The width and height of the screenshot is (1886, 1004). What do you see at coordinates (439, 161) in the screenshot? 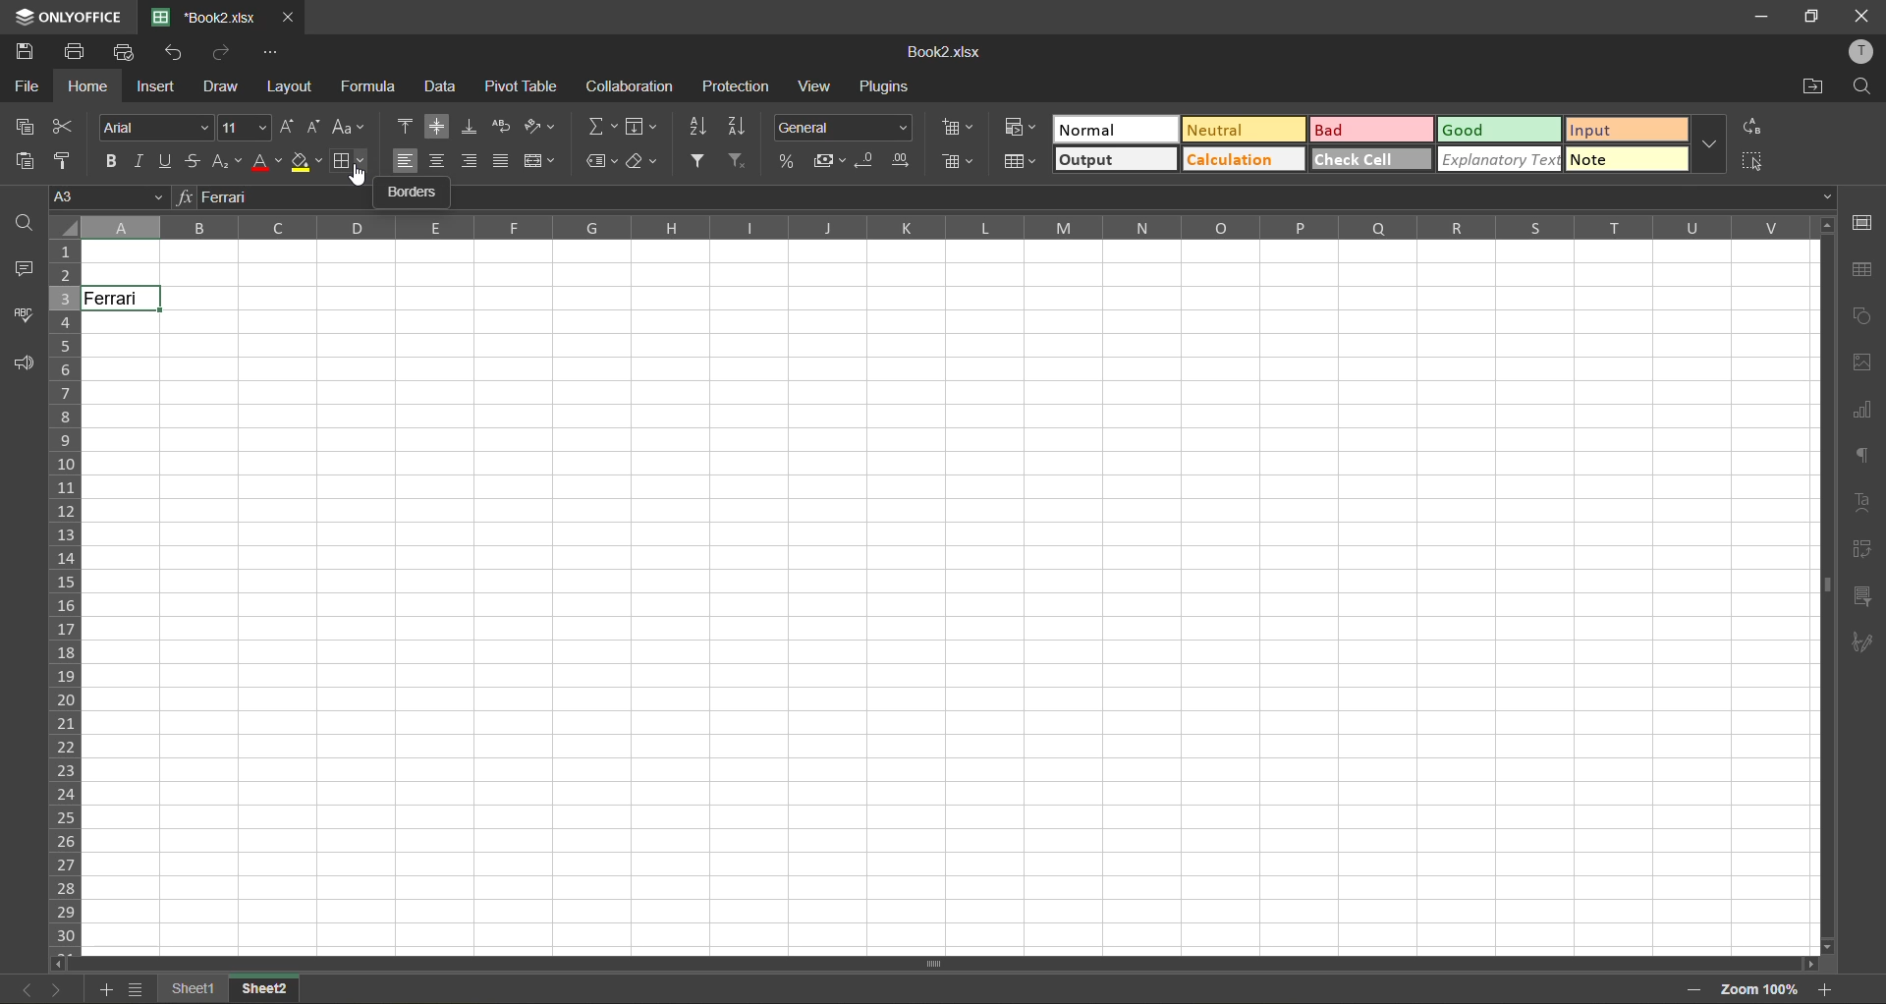
I see `align center` at bounding box center [439, 161].